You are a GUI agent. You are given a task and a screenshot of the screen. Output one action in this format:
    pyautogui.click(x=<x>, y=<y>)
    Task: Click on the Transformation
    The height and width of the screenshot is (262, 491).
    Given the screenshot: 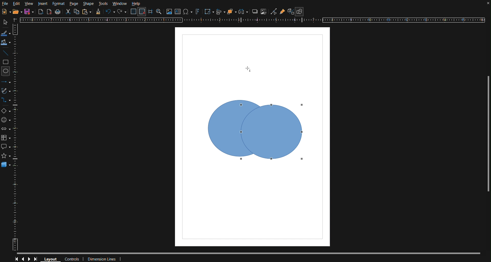 What is the action you would take?
    pyautogui.click(x=209, y=12)
    